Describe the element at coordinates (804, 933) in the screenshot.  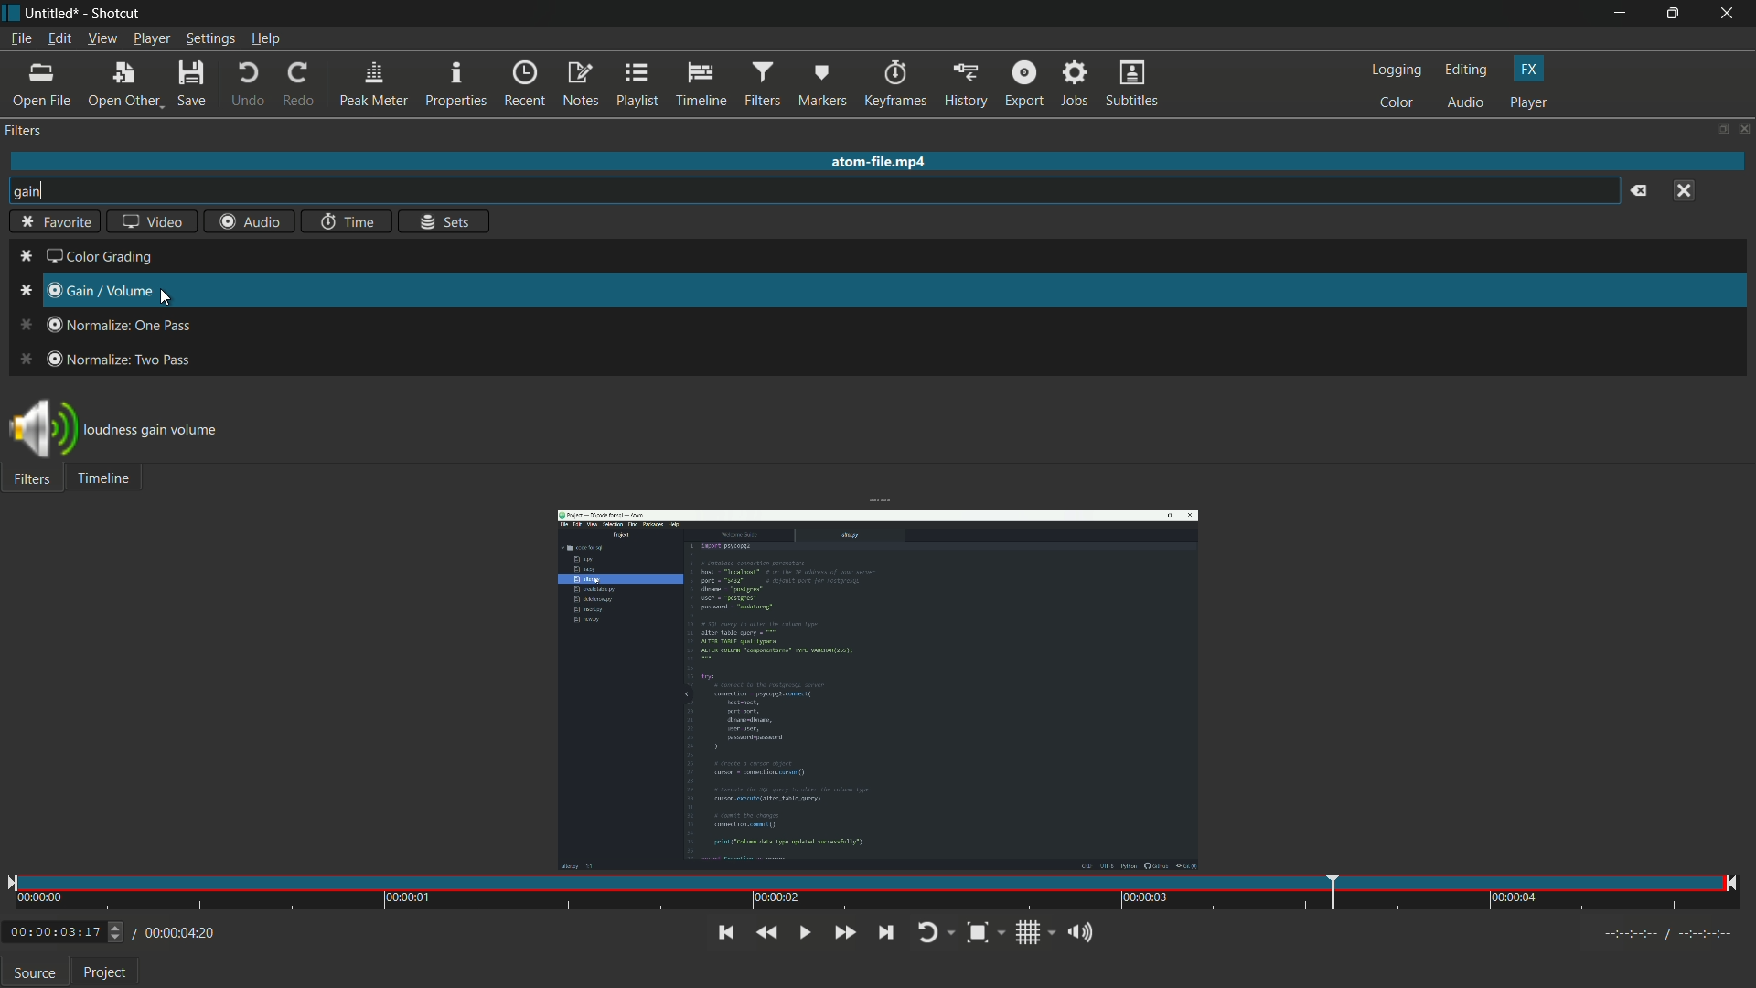
I see `toggle play or pause` at that location.